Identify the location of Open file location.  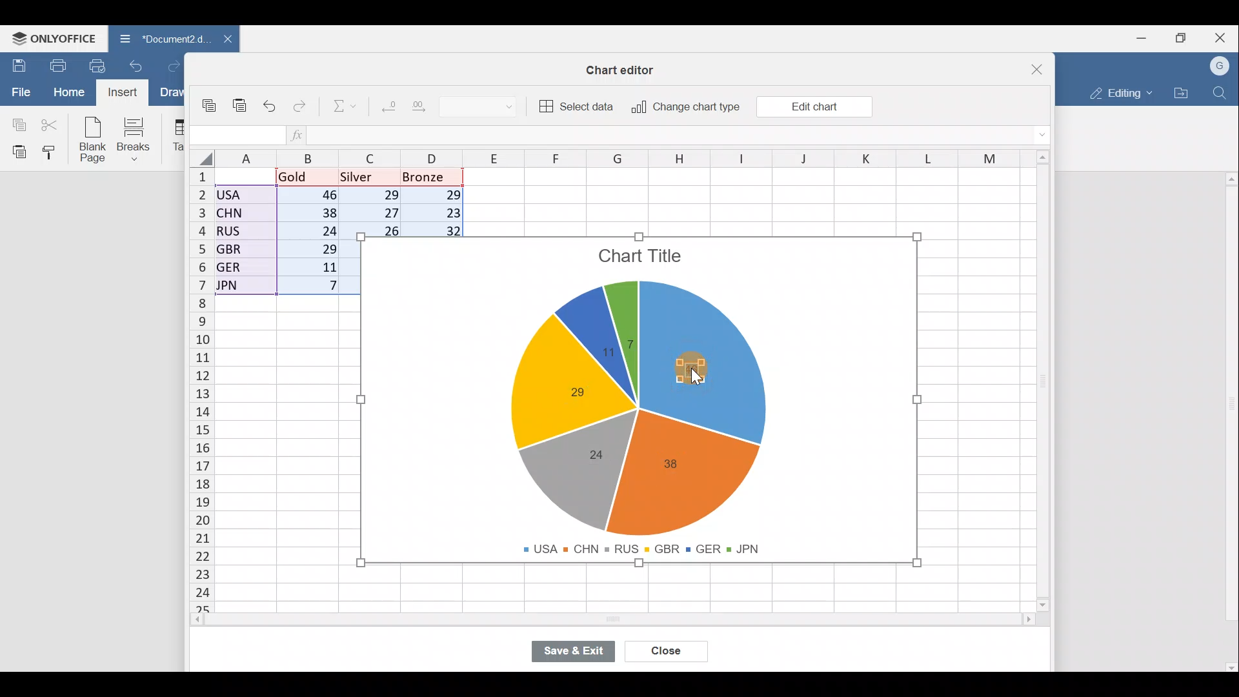
(1181, 93).